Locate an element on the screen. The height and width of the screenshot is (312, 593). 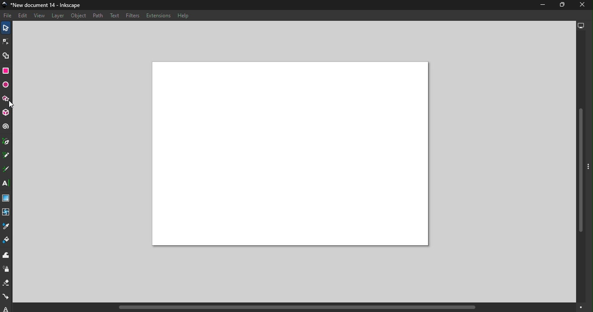
Spray tool is located at coordinates (7, 269).